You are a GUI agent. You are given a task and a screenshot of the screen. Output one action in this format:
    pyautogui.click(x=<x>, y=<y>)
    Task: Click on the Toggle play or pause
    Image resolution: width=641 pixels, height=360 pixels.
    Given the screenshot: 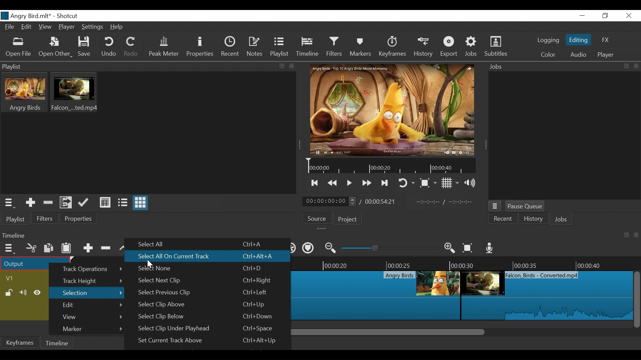 What is the action you would take?
    pyautogui.click(x=350, y=183)
    